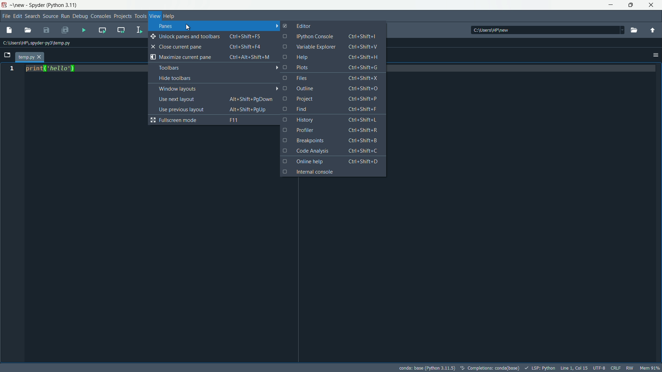 This screenshot has width=662, height=372. I want to click on history, so click(332, 120).